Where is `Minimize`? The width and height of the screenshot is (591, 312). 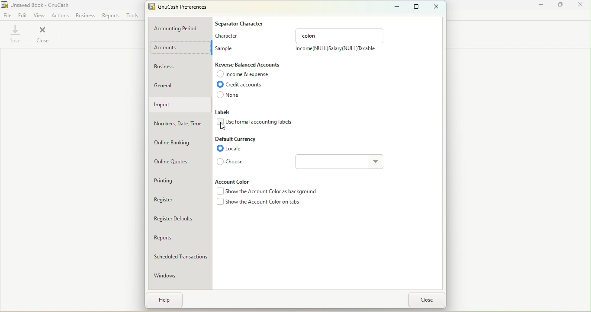 Minimize is located at coordinates (538, 6).